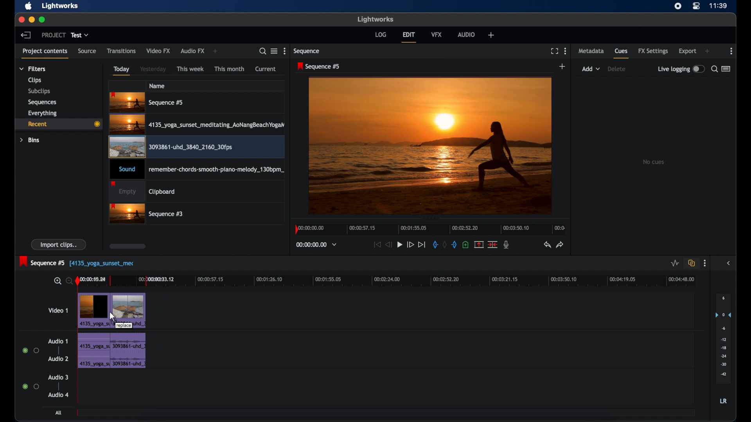  I want to click on sequence, so click(307, 52).